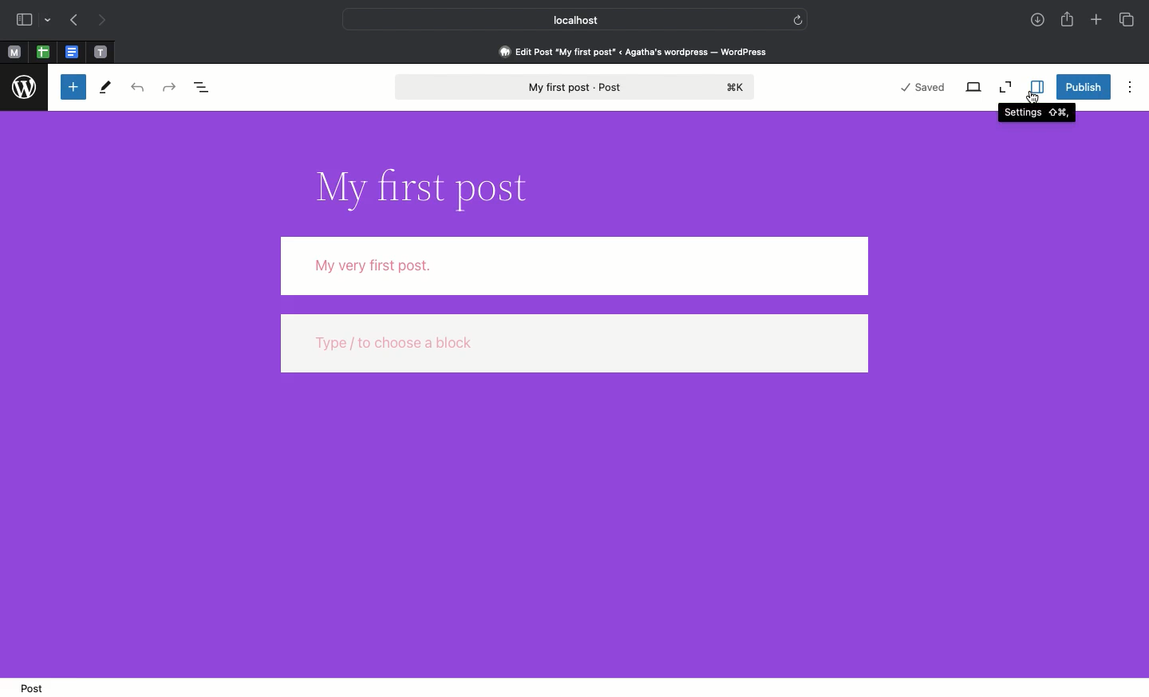  What do you see at coordinates (1037, 20) in the screenshot?
I see `Downloads` at bounding box center [1037, 20].